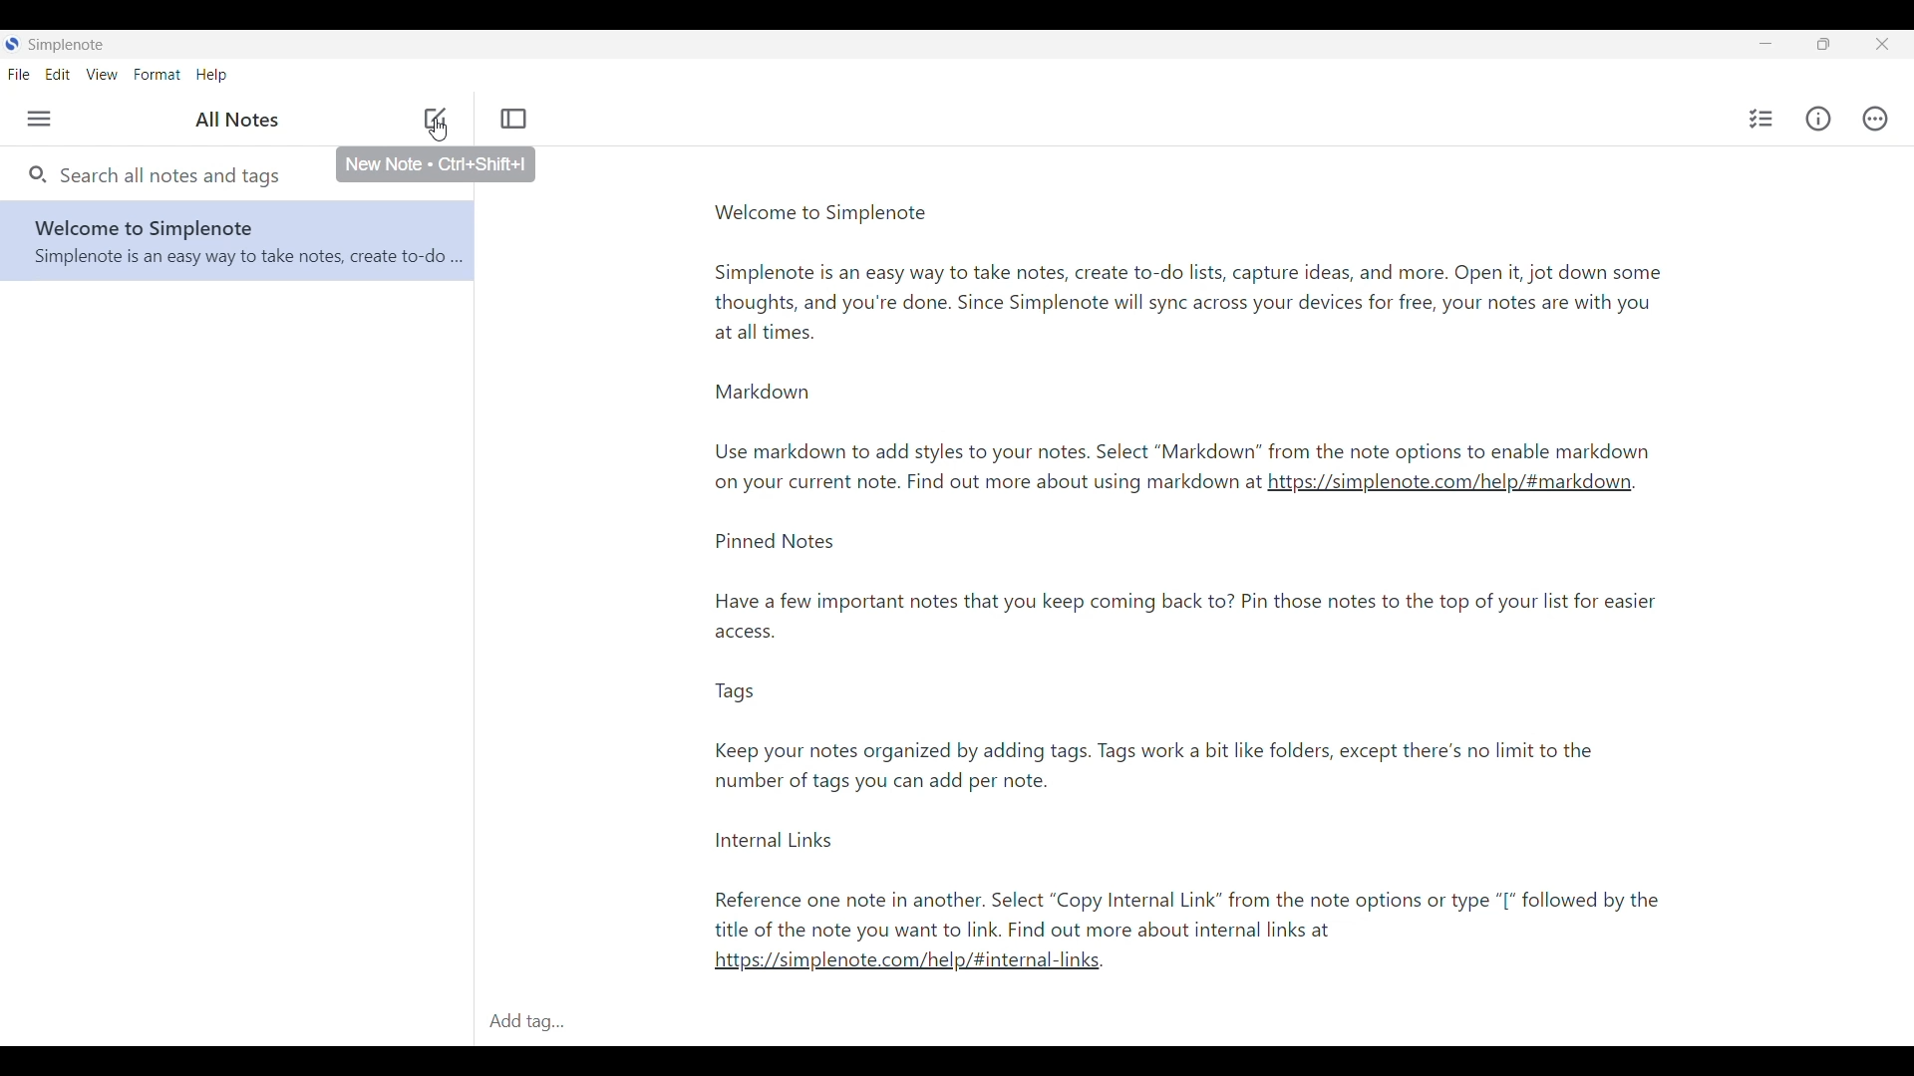 The height and width of the screenshot is (1076, 1914). I want to click on Resize, so click(1823, 44).